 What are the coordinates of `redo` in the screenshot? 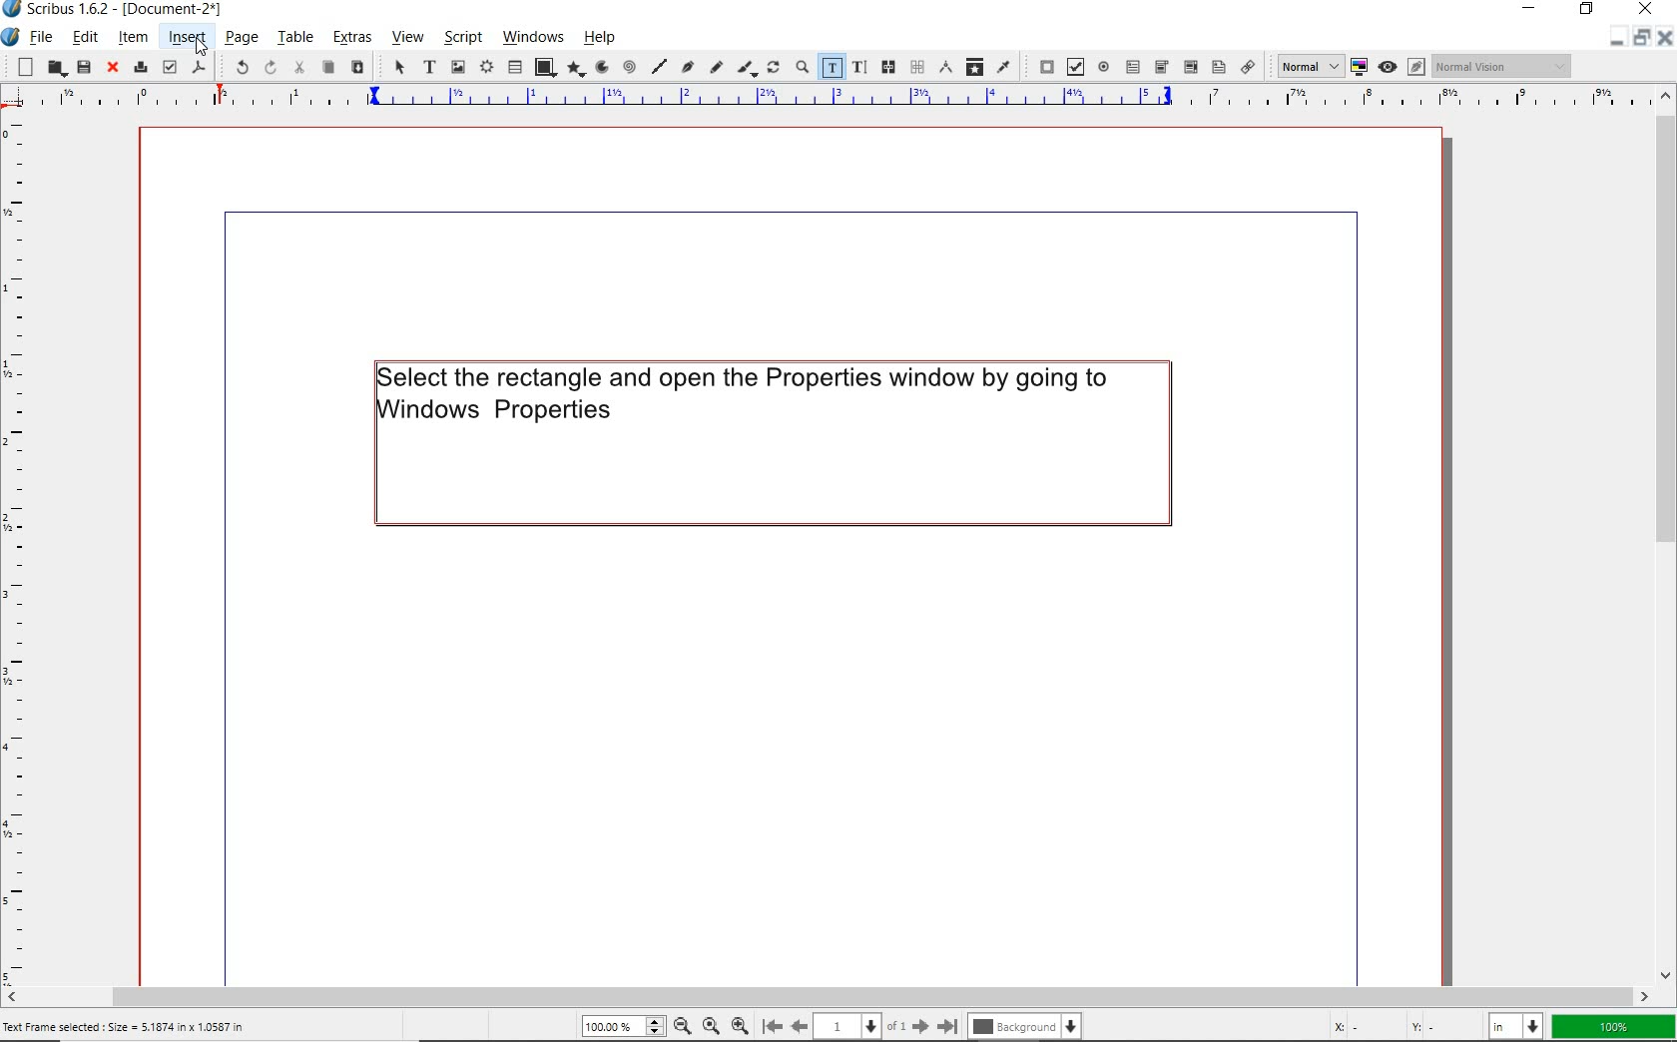 It's located at (269, 68).